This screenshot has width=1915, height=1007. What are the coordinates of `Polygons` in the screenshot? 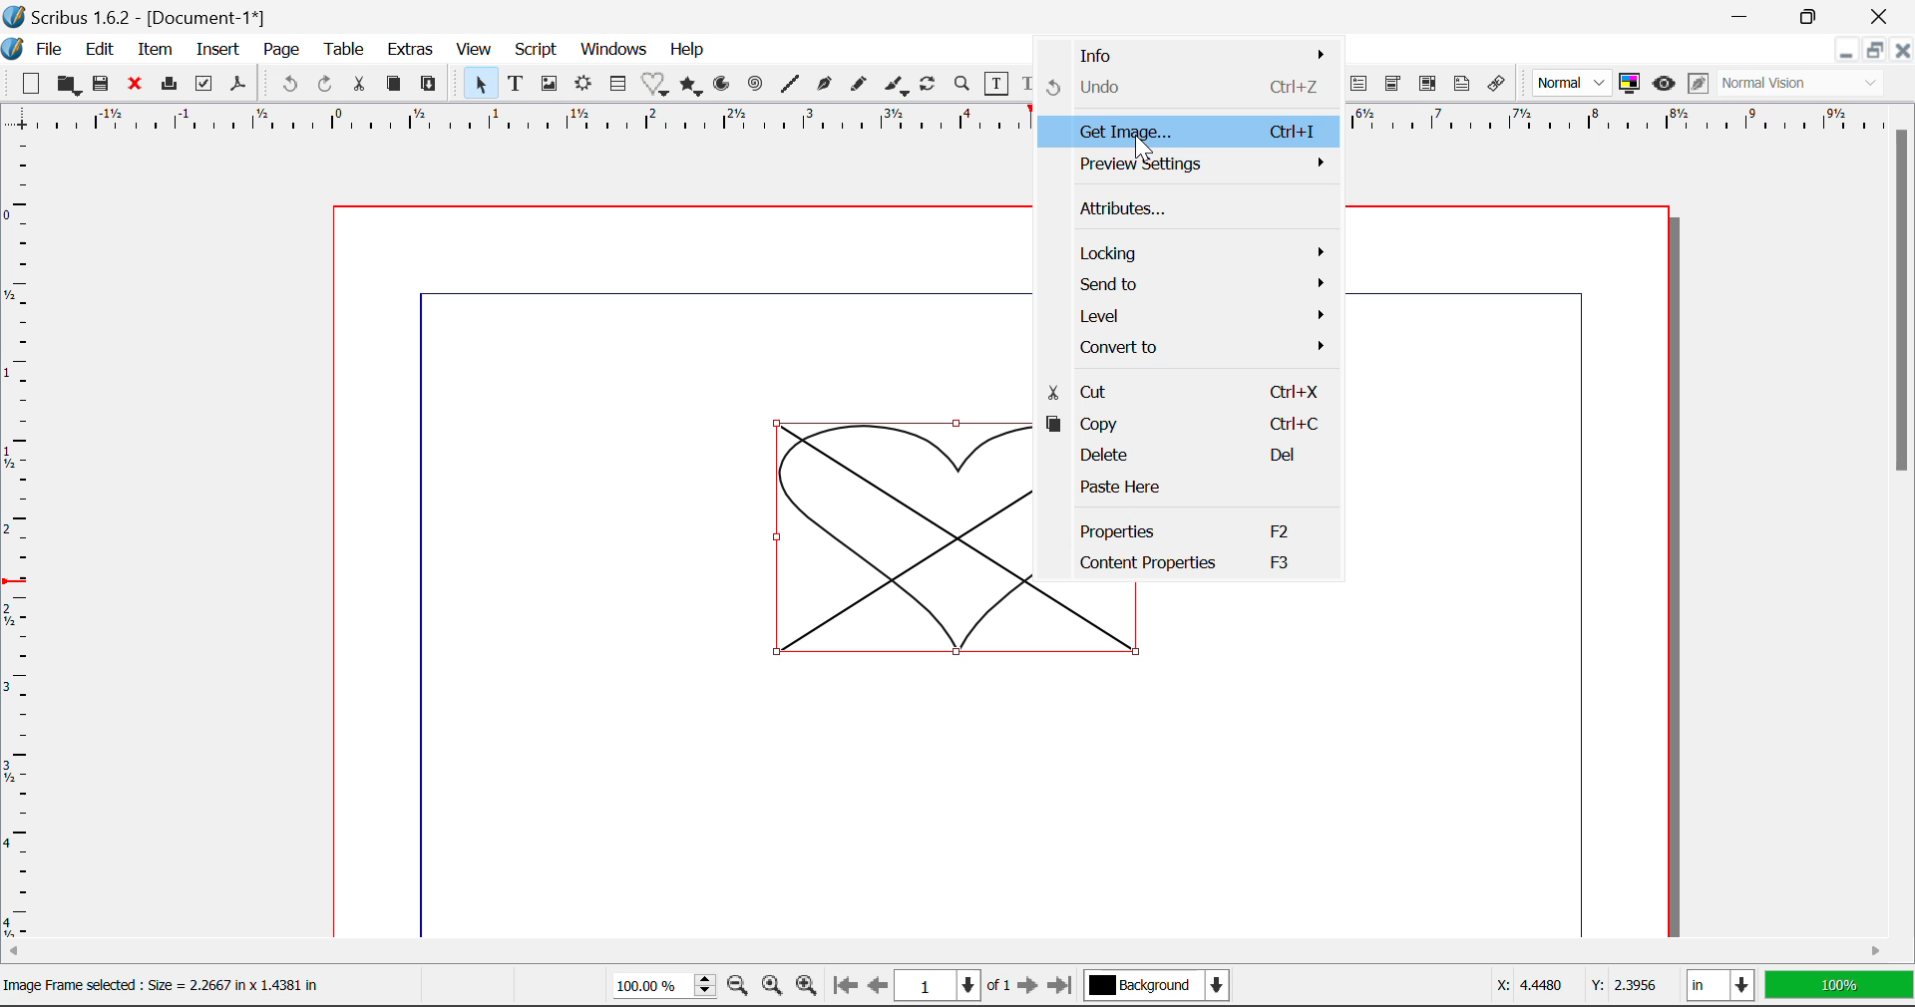 It's located at (692, 87).